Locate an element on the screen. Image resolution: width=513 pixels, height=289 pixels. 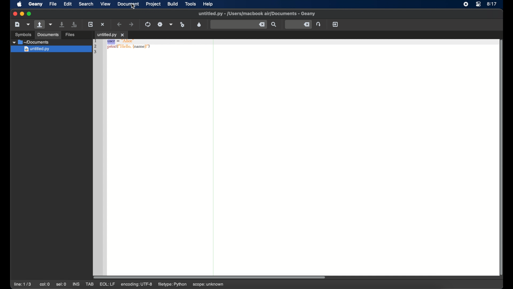
eql: lf is located at coordinates (137, 284).